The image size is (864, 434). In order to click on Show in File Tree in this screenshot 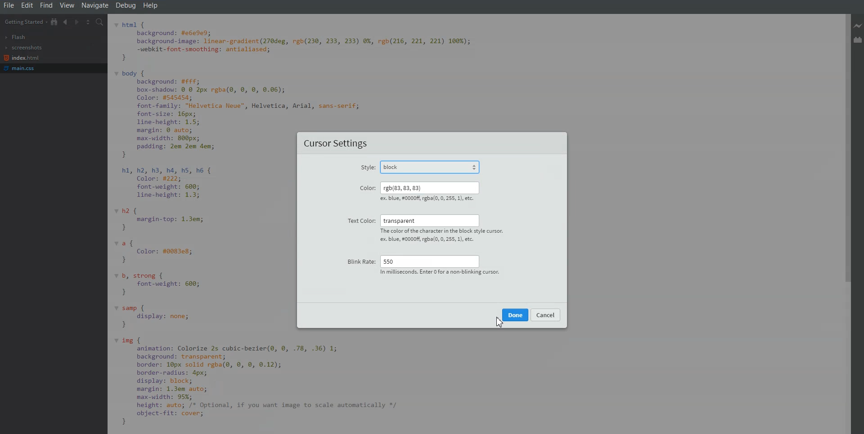, I will do `click(54, 22)`.